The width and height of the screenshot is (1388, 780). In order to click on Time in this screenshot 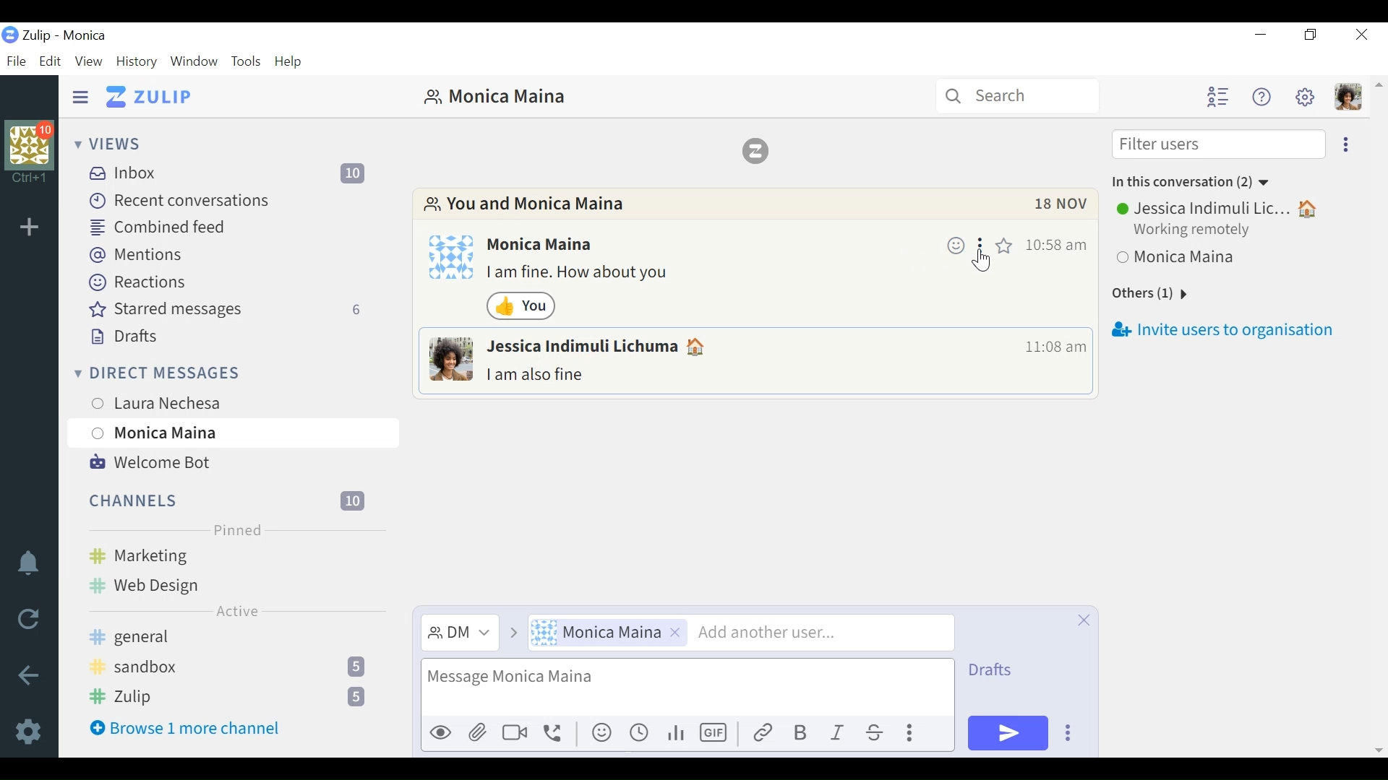, I will do `click(1051, 348)`.